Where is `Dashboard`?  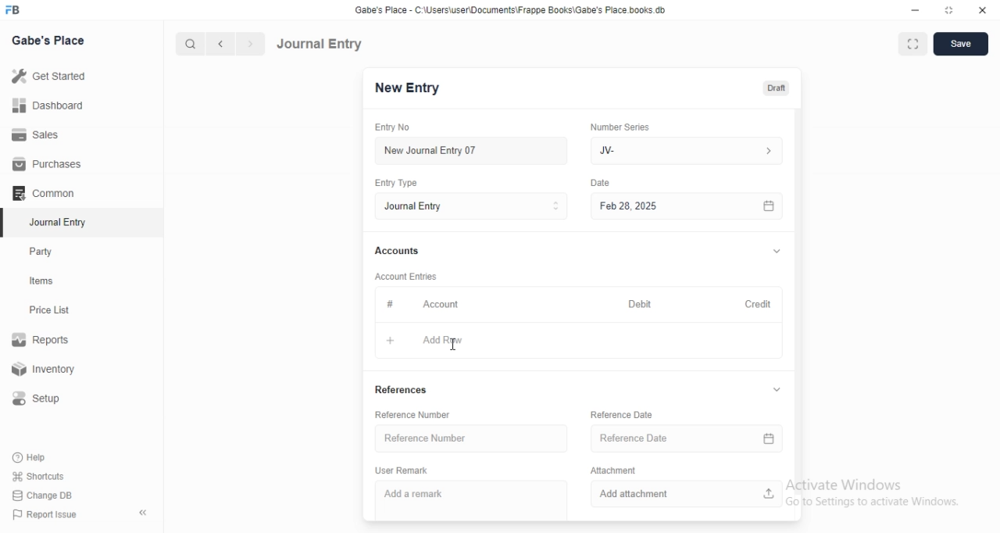 Dashboard is located at coordinates (46, 106).